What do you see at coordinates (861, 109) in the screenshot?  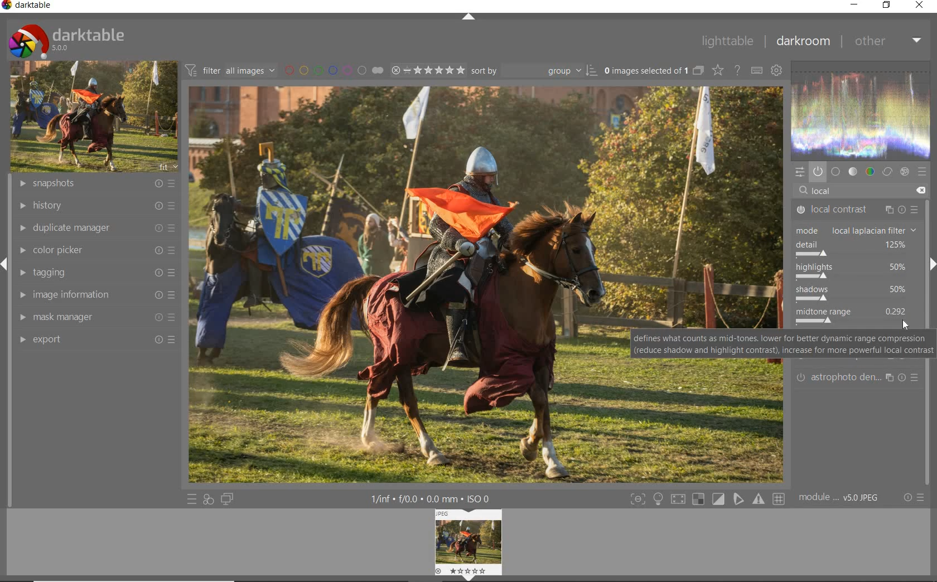 I see `waveform` at bounding box center [861, 109].